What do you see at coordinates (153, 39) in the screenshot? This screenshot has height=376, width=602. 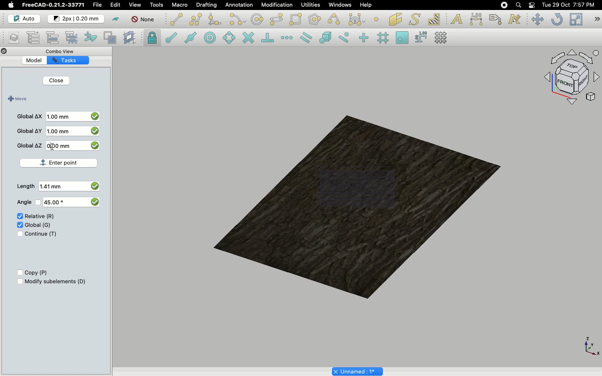 I see `lock` at bounding box center [153, 39].